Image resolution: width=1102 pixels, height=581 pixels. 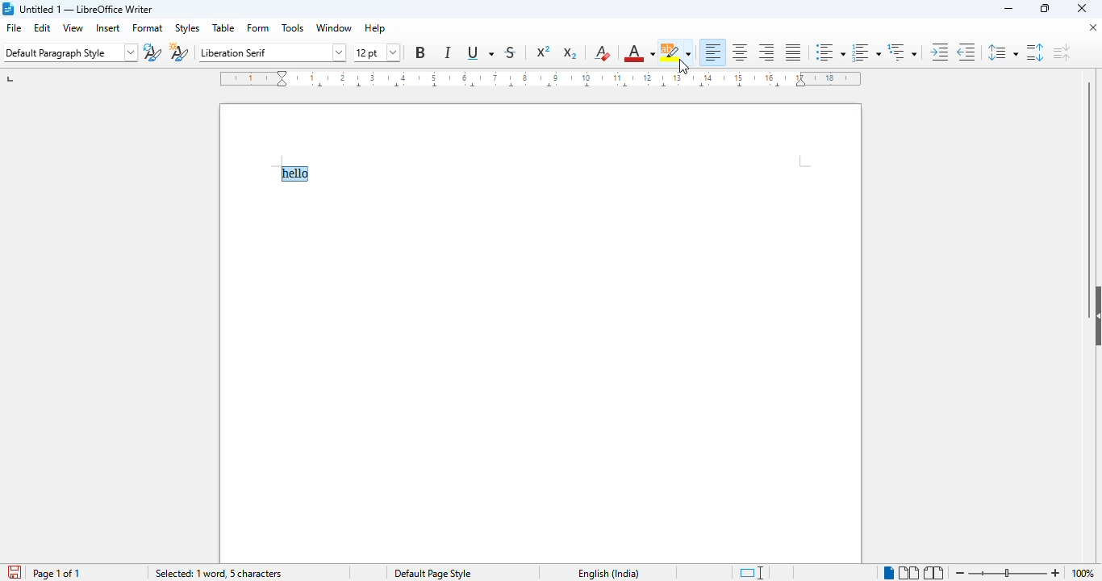 I want to click on close, so click(x=1083, y=7).